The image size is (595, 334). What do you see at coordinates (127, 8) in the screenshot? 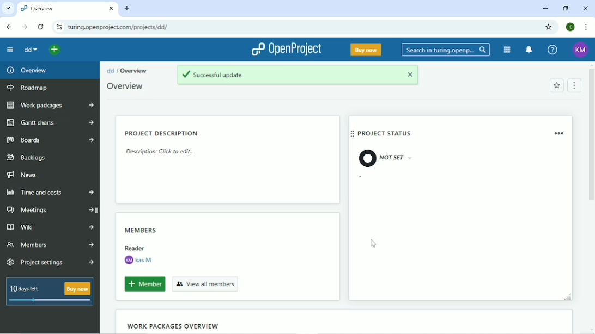
I see `New tab` at bounding box center [127, 8].